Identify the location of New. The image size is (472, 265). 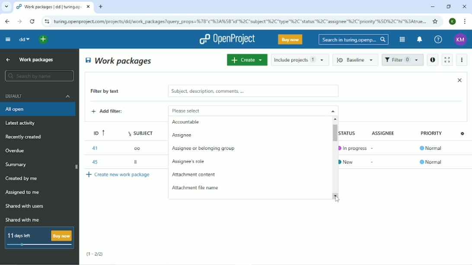
(349, 161).